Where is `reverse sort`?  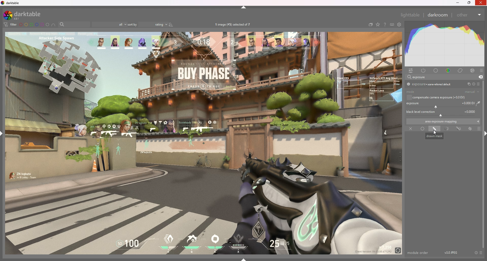
reverse sort is located at coordinates (171, 25).